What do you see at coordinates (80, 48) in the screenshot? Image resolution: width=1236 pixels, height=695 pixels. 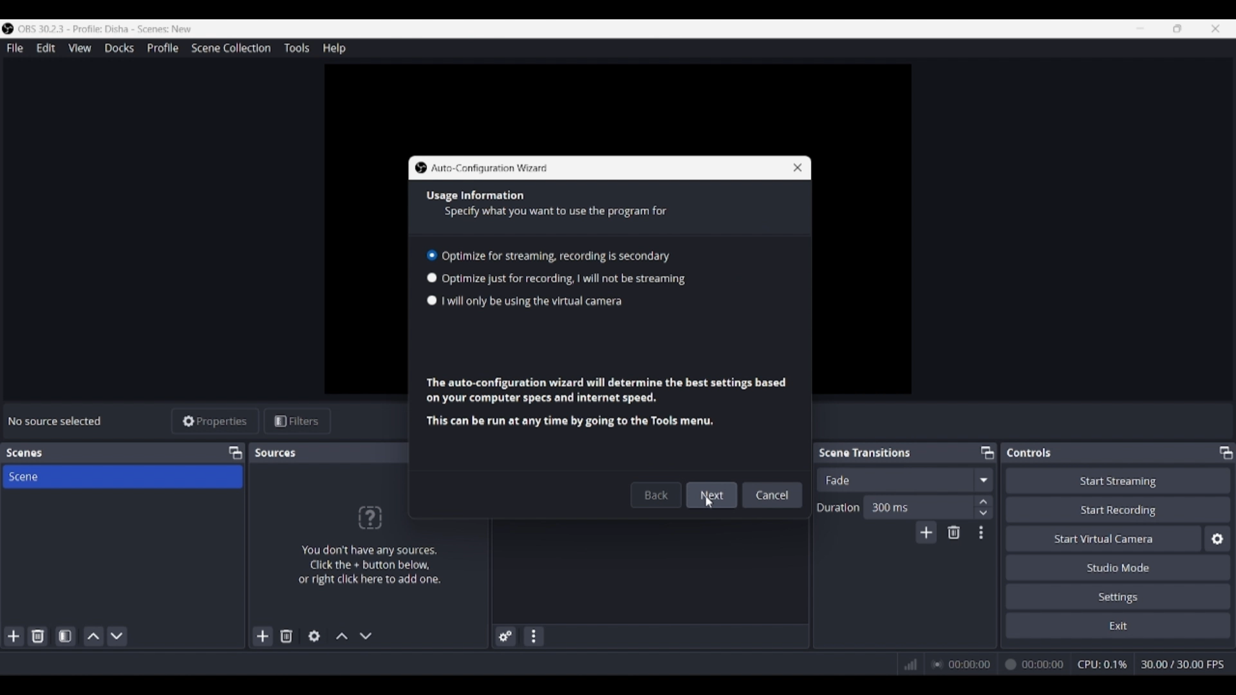 I see `View menu` at bounding box center [80, 48].